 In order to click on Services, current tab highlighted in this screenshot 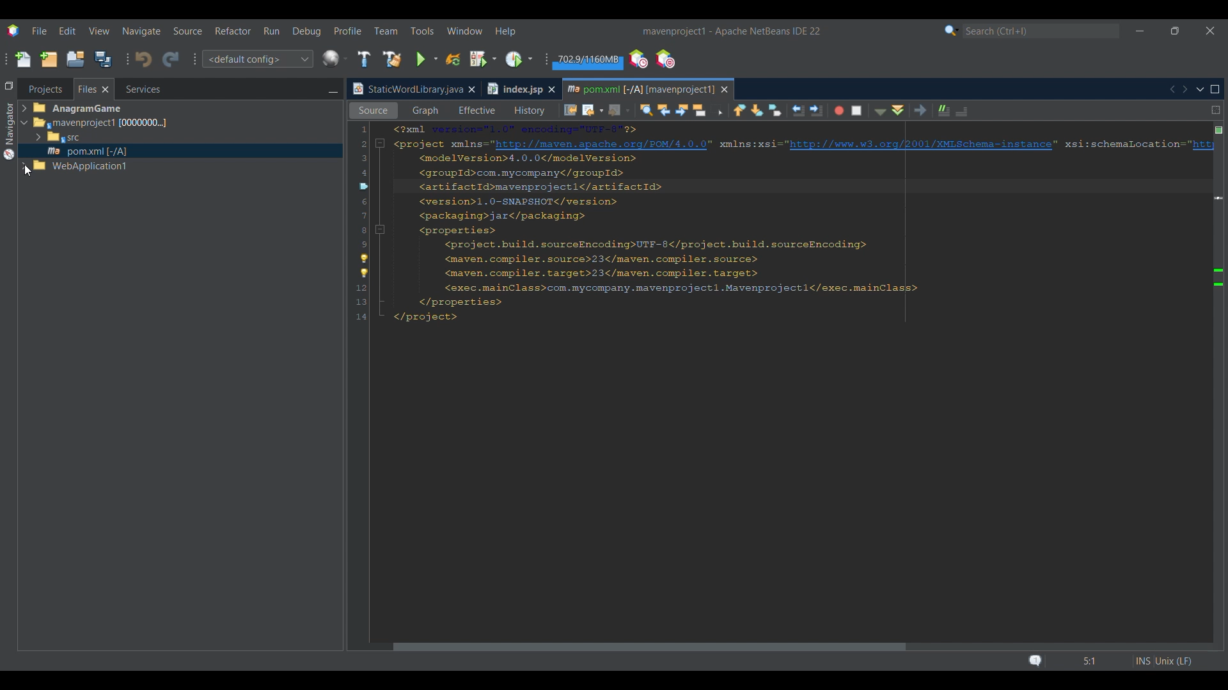, I will do `click(136, 89)`.